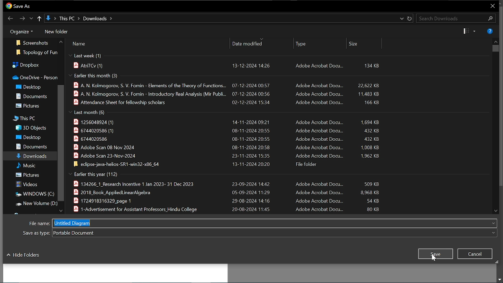 The height and width of the screenshot is (283, 503). I want to click on new volume, so click(35, 204).